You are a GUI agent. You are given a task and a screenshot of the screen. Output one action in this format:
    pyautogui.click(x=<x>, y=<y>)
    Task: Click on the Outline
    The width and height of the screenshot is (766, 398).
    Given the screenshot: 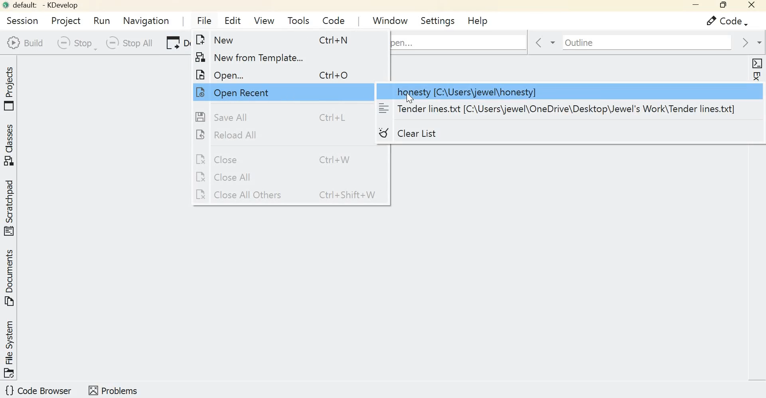 What is the action you would take?
    pyautogui.click(x=640, y=42)
    